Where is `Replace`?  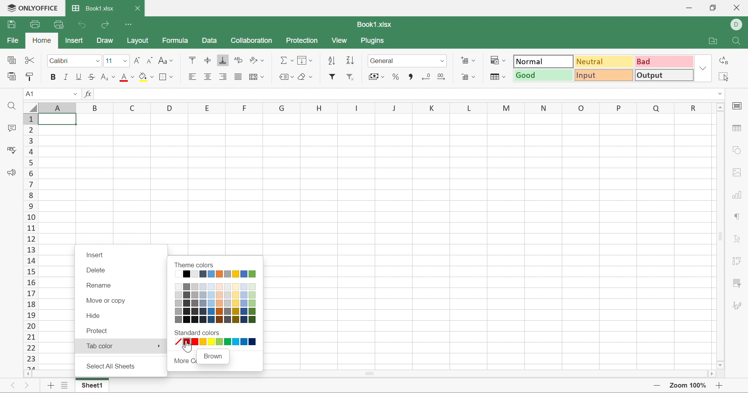 Replace is located at coordinates (723, 61).